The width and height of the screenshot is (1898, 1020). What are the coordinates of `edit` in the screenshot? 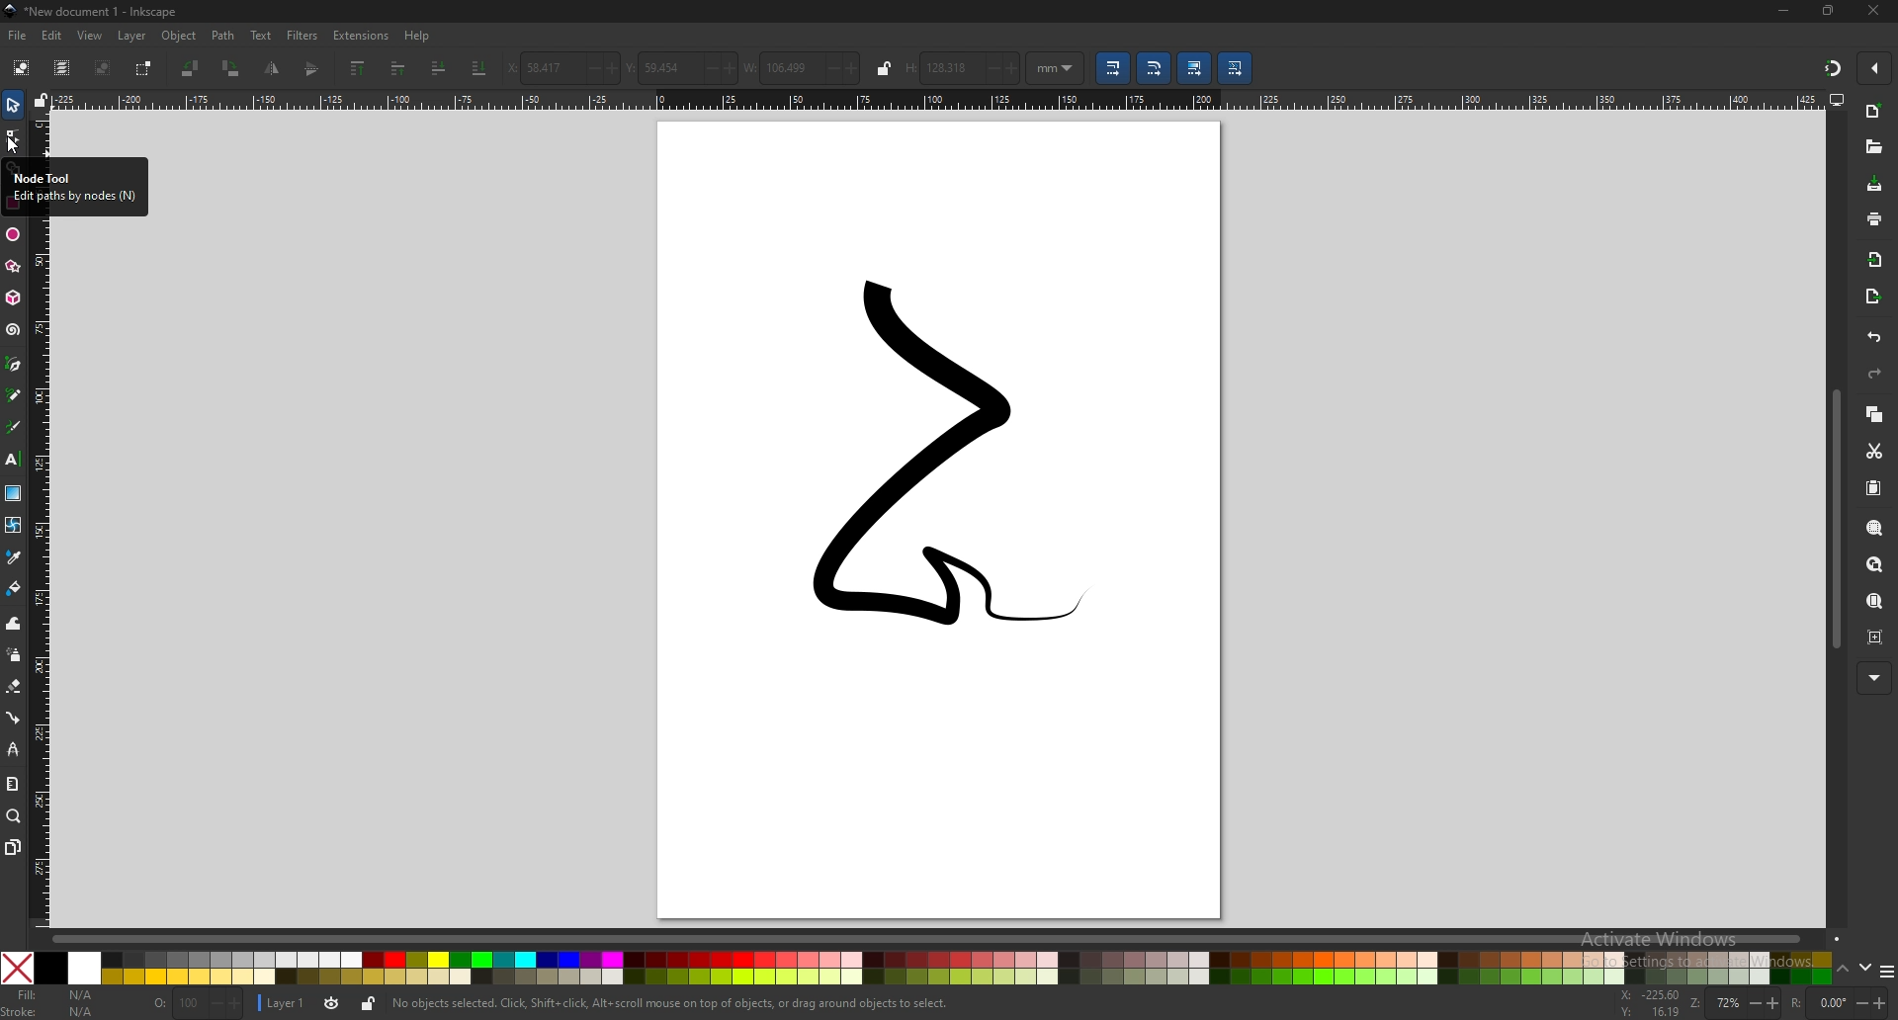 It's located at (54, 35).